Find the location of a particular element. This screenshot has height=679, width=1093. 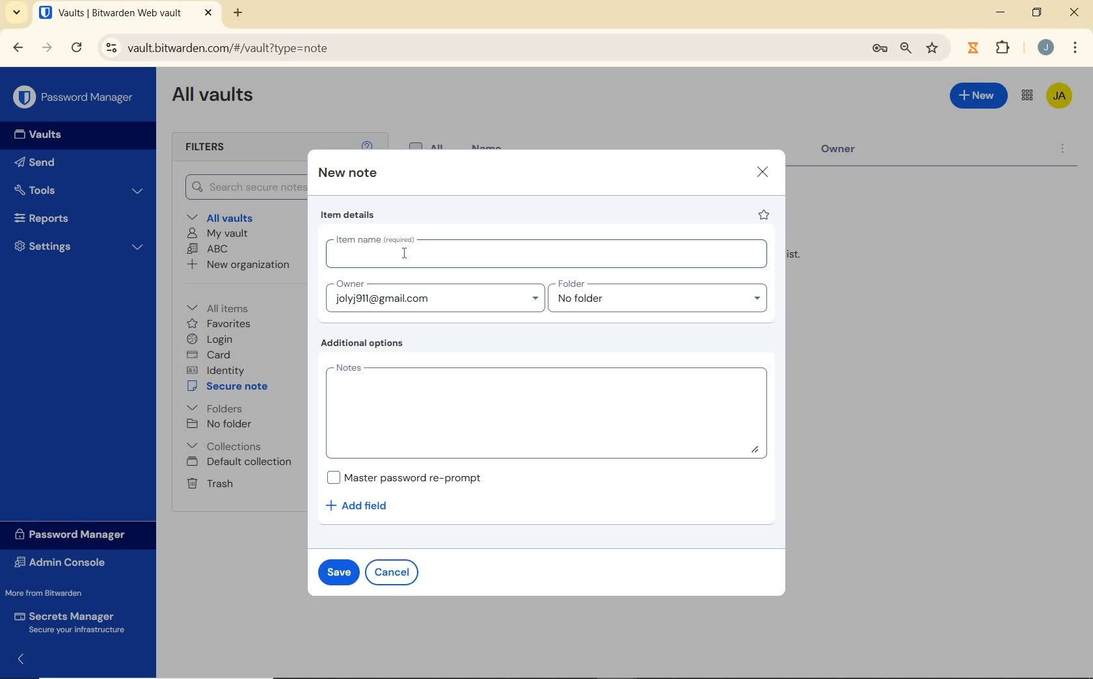

cancel is located at coordinates (392, 573).